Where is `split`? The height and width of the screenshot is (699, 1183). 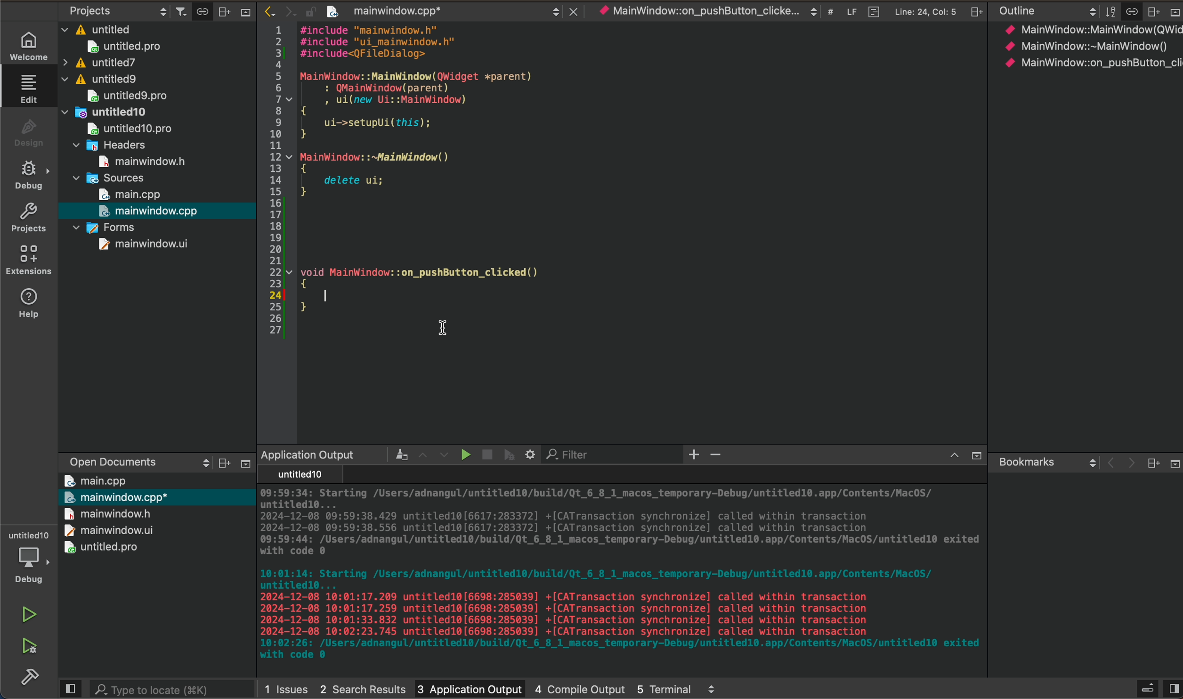 split is located at coordinates (1173, 684).